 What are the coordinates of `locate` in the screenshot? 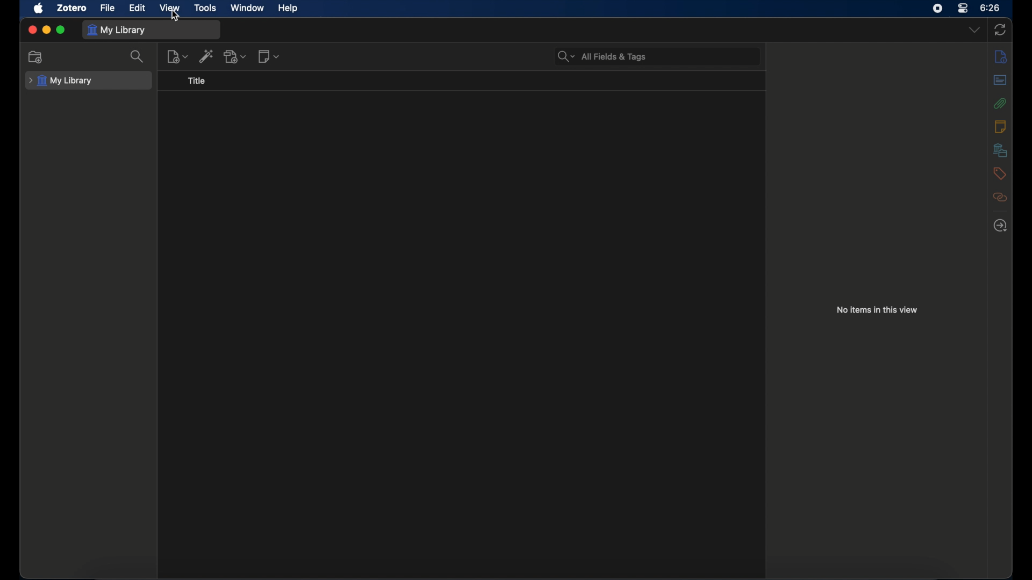 It's located at (1000, 225).